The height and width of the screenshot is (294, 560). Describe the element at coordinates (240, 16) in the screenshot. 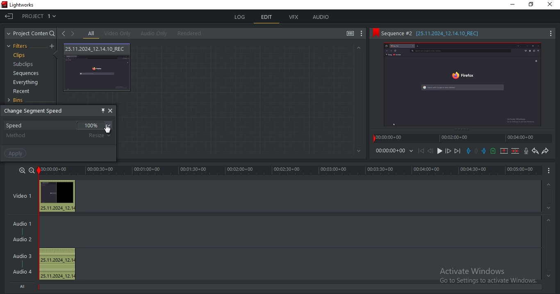

I see `log` at that location.